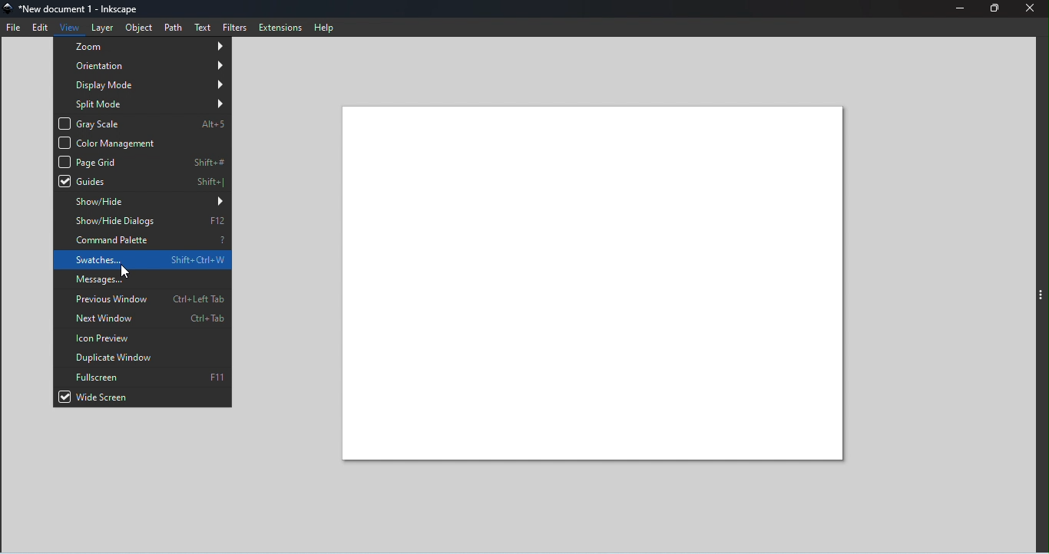 The height and width of the screenshot is (554, 1049). Describe the element at coordinates (141, 103) in the screenshot. I see `Split mode` at that location.